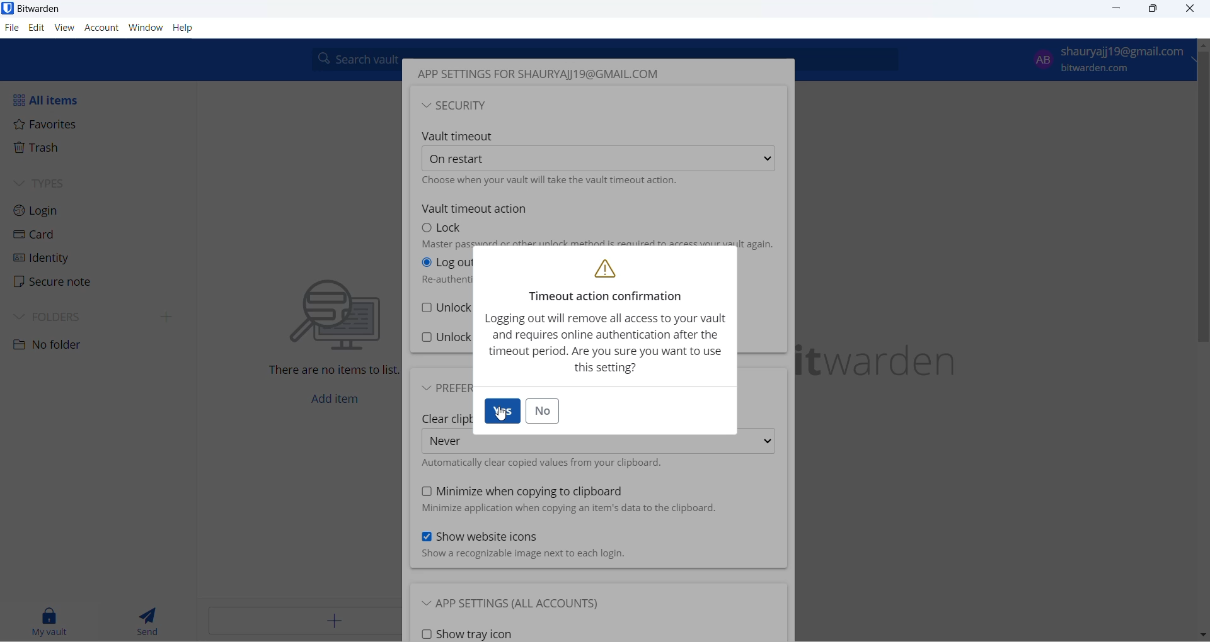 The width and height of the screenshot is (1210, 642). Describe the element at coordinates (57, 315) in the screenshot. I see `FOLDERS` at that location.